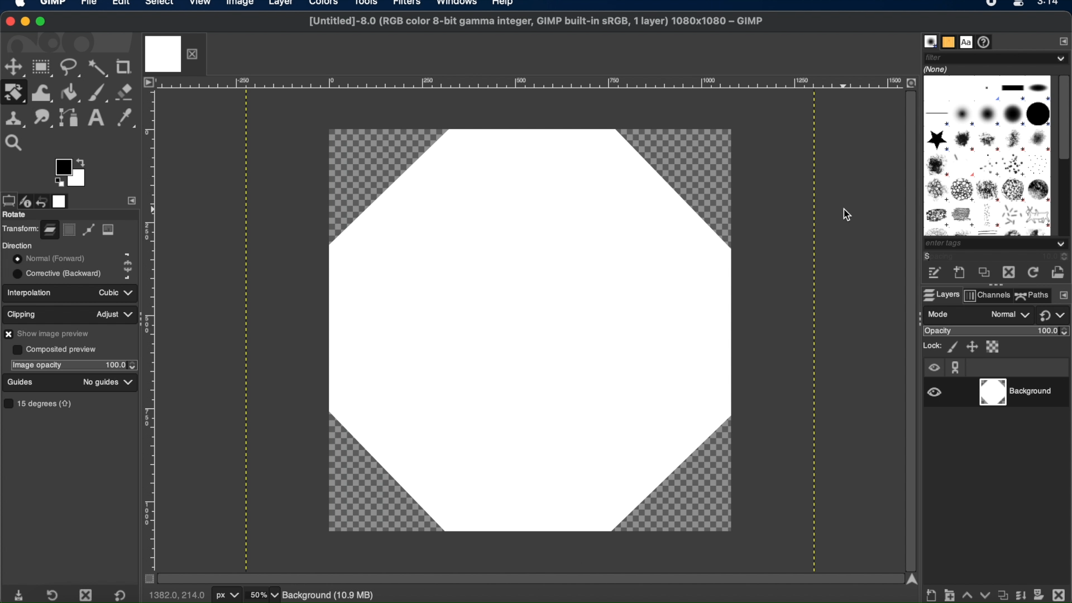  I want to click on 15 degrees, so click(41, 403).